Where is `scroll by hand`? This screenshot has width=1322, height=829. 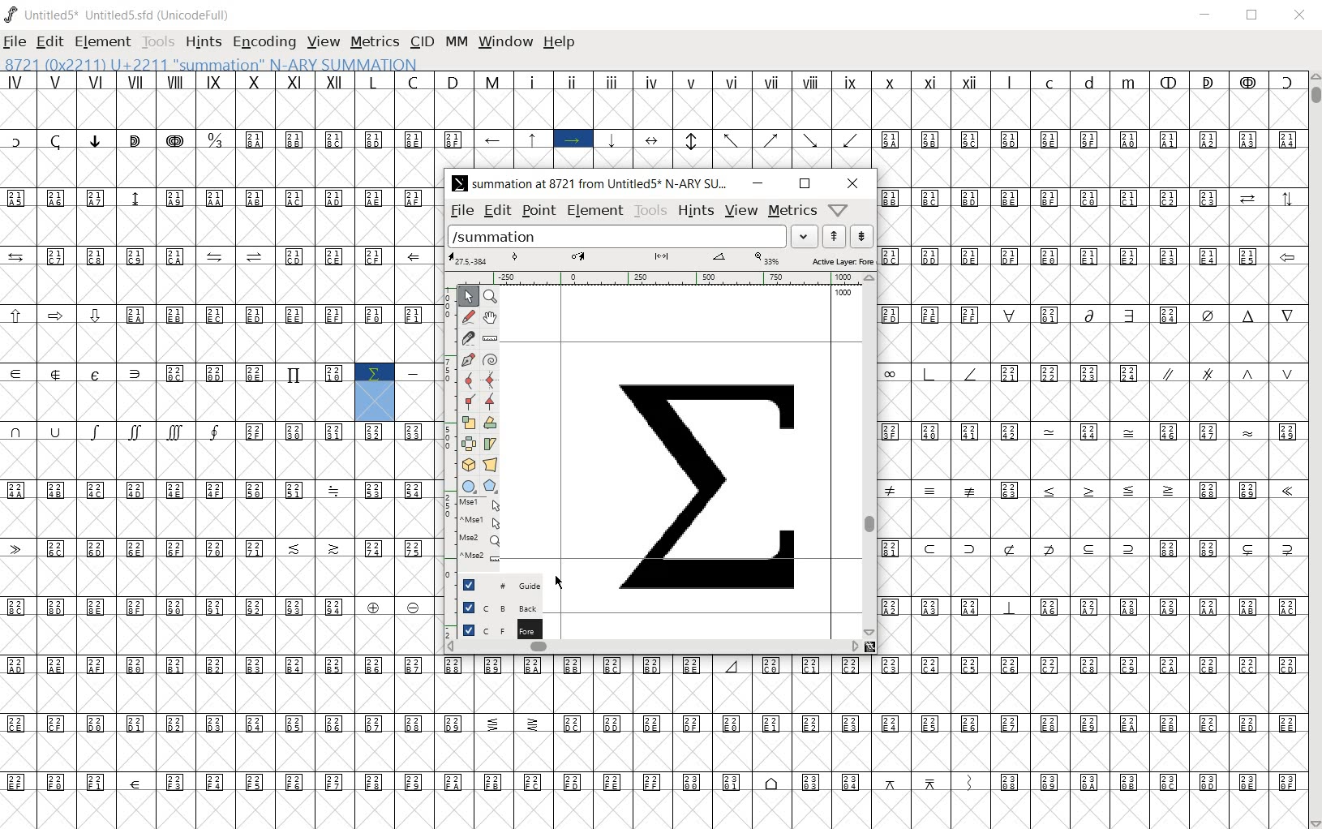
scroll by hand is located at coordinates (491, 317).